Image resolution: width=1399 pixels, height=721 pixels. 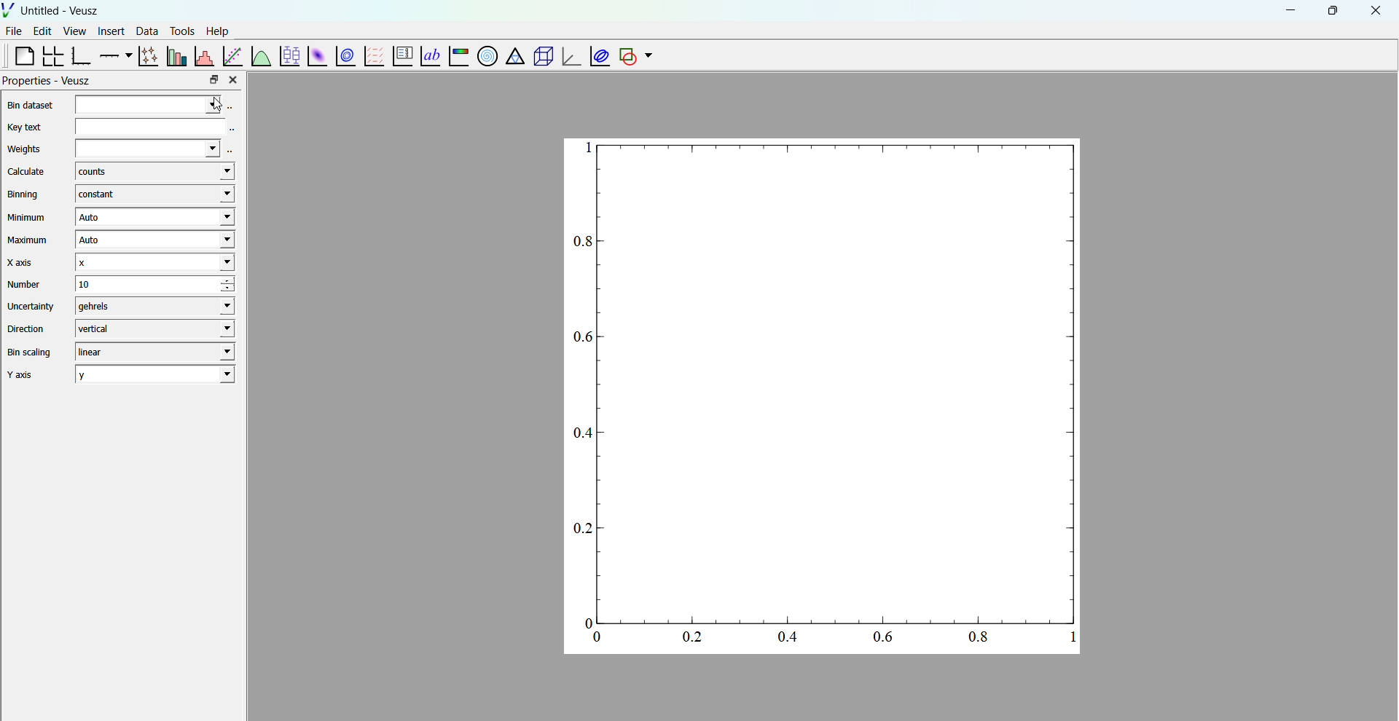 What do you see at coordinates (158, 374) in the screenshot?
I see `y - y axis drop down` at bounding box center [158, 374].